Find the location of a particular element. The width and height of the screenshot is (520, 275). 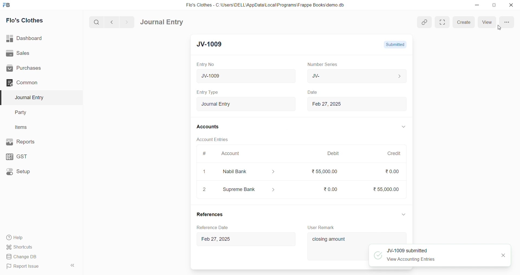

navigate forward is located at coordinates (128, 22).